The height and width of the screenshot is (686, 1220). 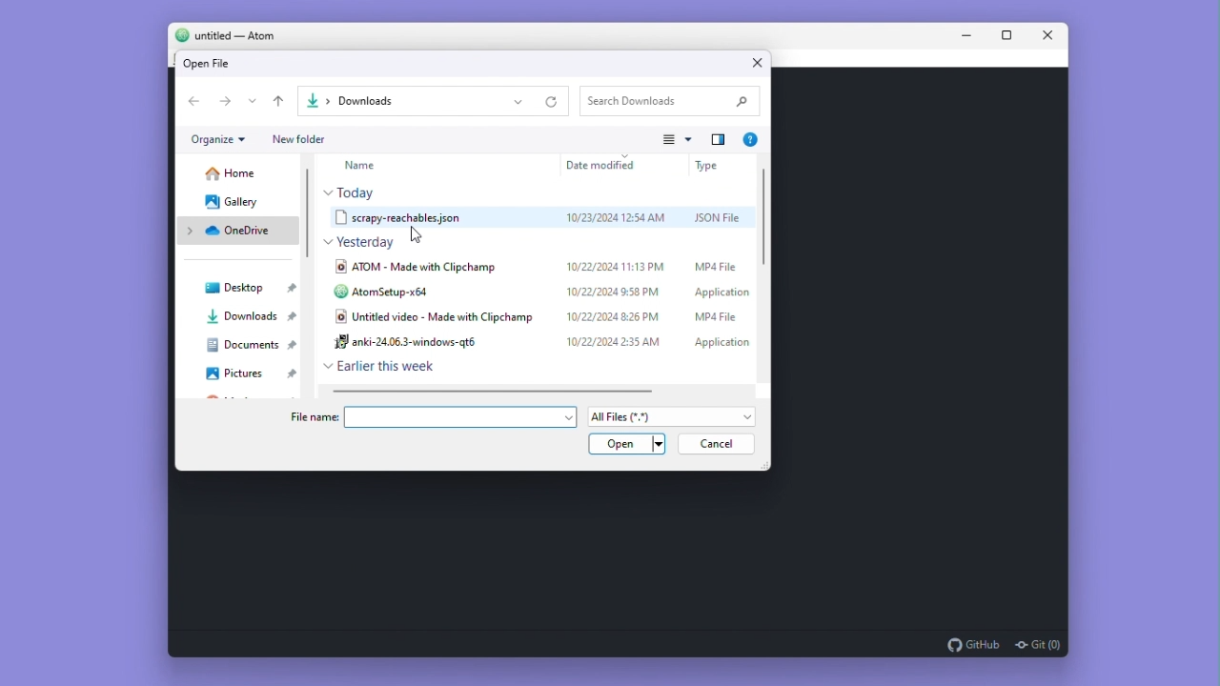 I want to click on Organize, so click(x=221, y=139).